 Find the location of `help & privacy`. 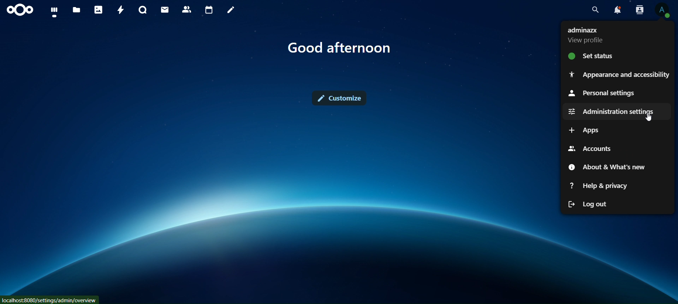

help & privacy is located at coordinates (599, 186).